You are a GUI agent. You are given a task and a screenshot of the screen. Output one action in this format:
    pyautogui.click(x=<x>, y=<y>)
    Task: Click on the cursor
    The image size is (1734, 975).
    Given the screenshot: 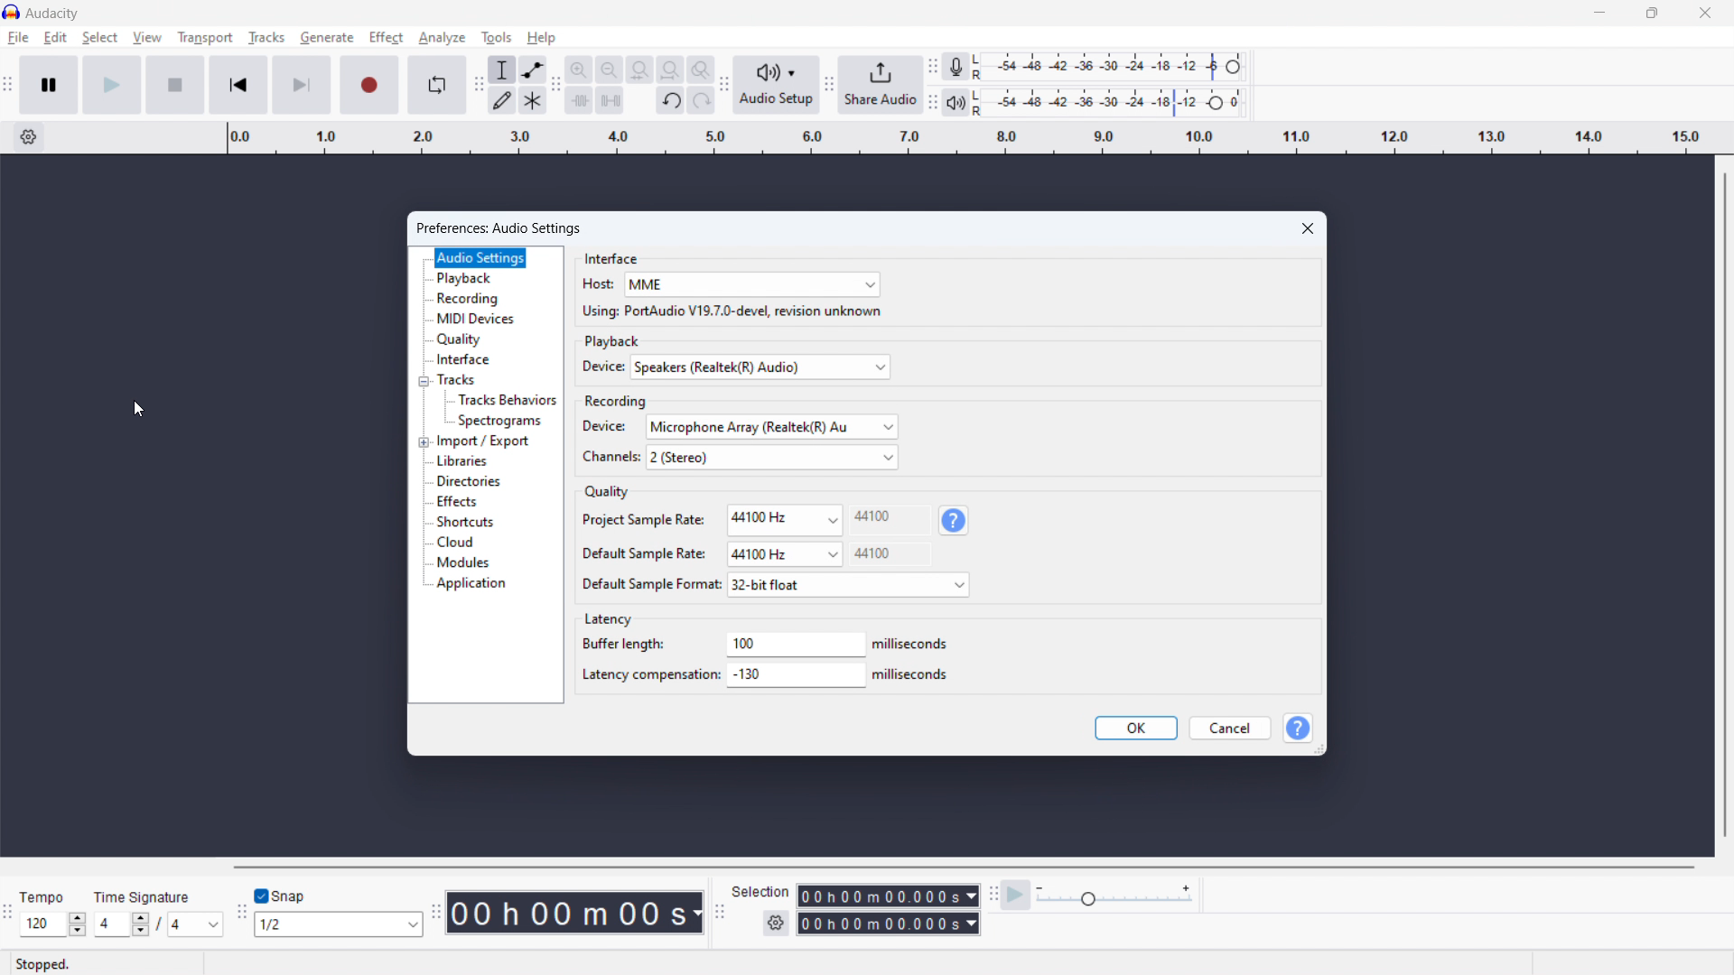 What is the action you would take?
    pyautogui.click(x=139, y=410)
    